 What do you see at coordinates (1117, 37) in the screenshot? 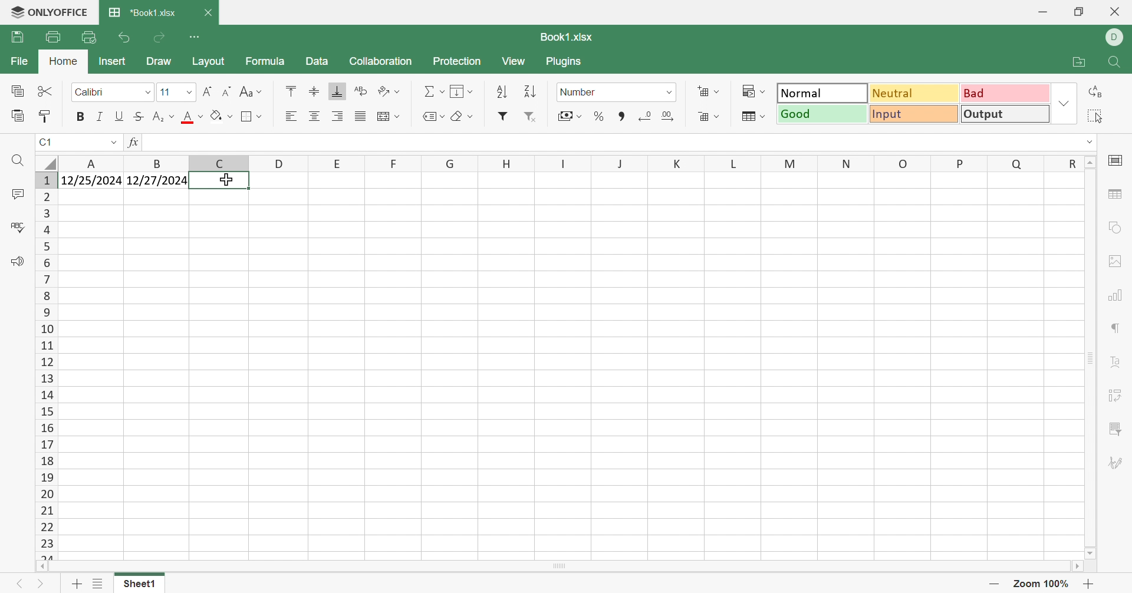
I see `DELL` at bounding box center [1117, 37].